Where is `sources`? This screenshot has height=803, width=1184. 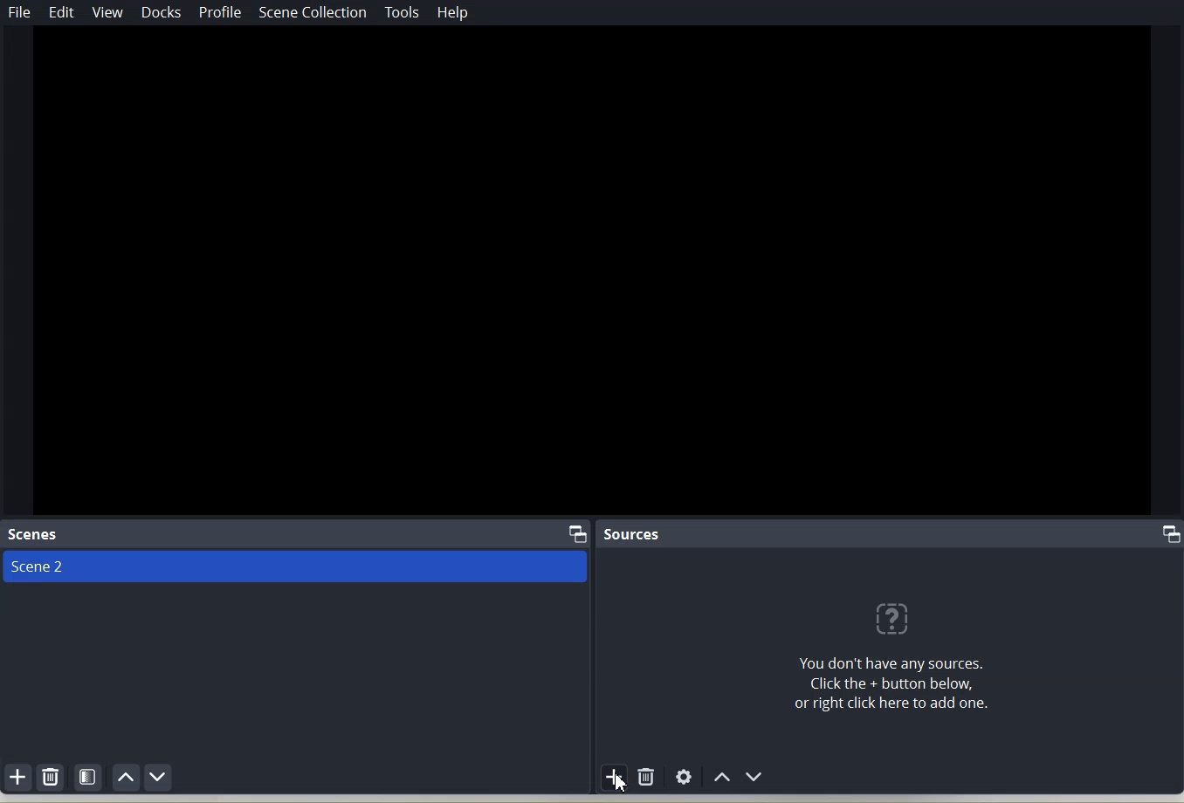
sources is located at coordinates (633, 534).